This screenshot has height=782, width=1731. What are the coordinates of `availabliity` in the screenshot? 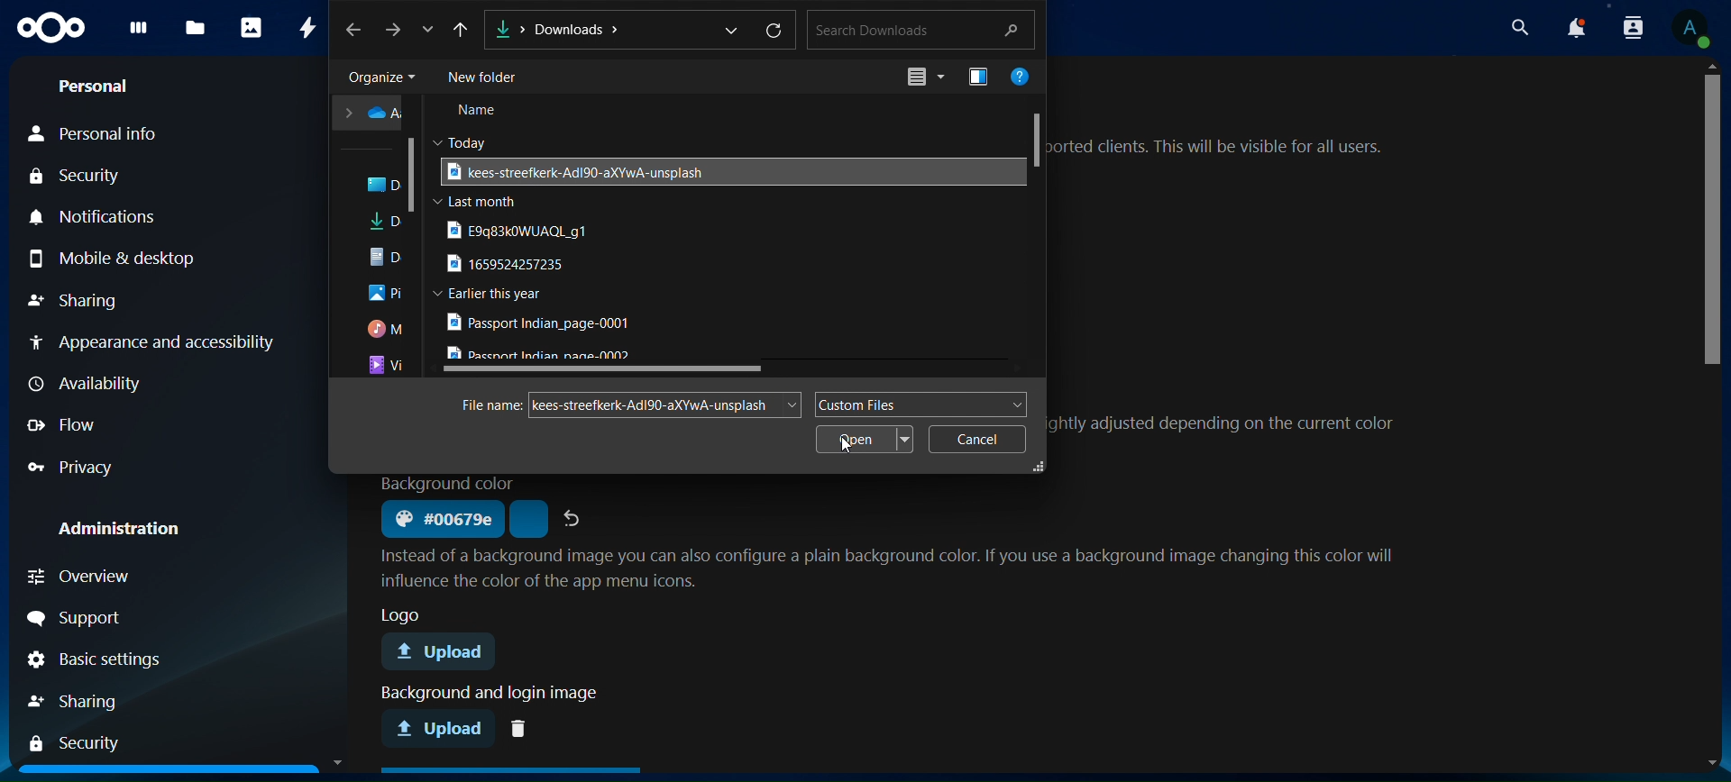 It's located at (138, 386).